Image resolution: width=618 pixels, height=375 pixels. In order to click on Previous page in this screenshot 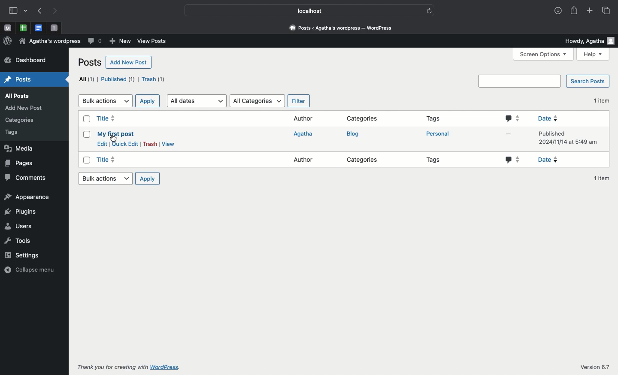, I will do `click(39, 11)`.